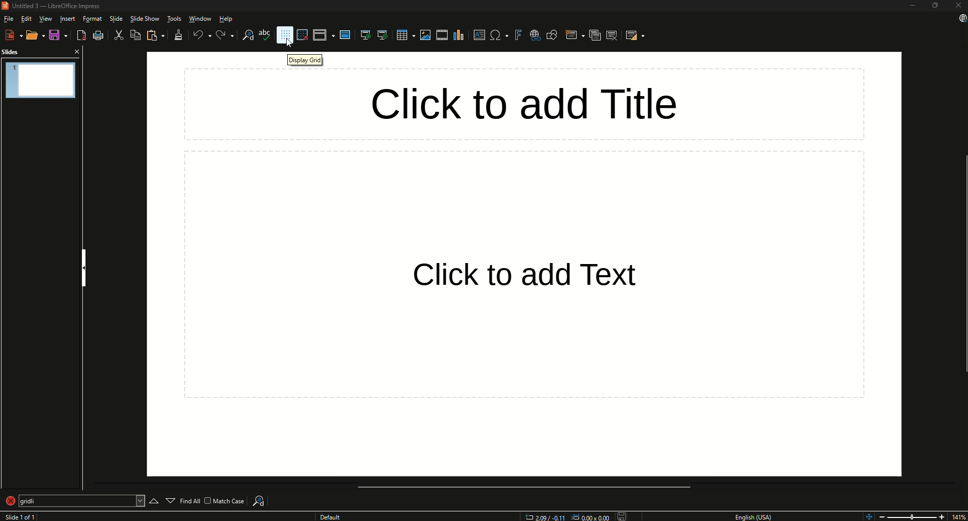  What do you see at coordinates (135, 35) in the screenshot?
I see `Copy` at bounding box center [135, 35].